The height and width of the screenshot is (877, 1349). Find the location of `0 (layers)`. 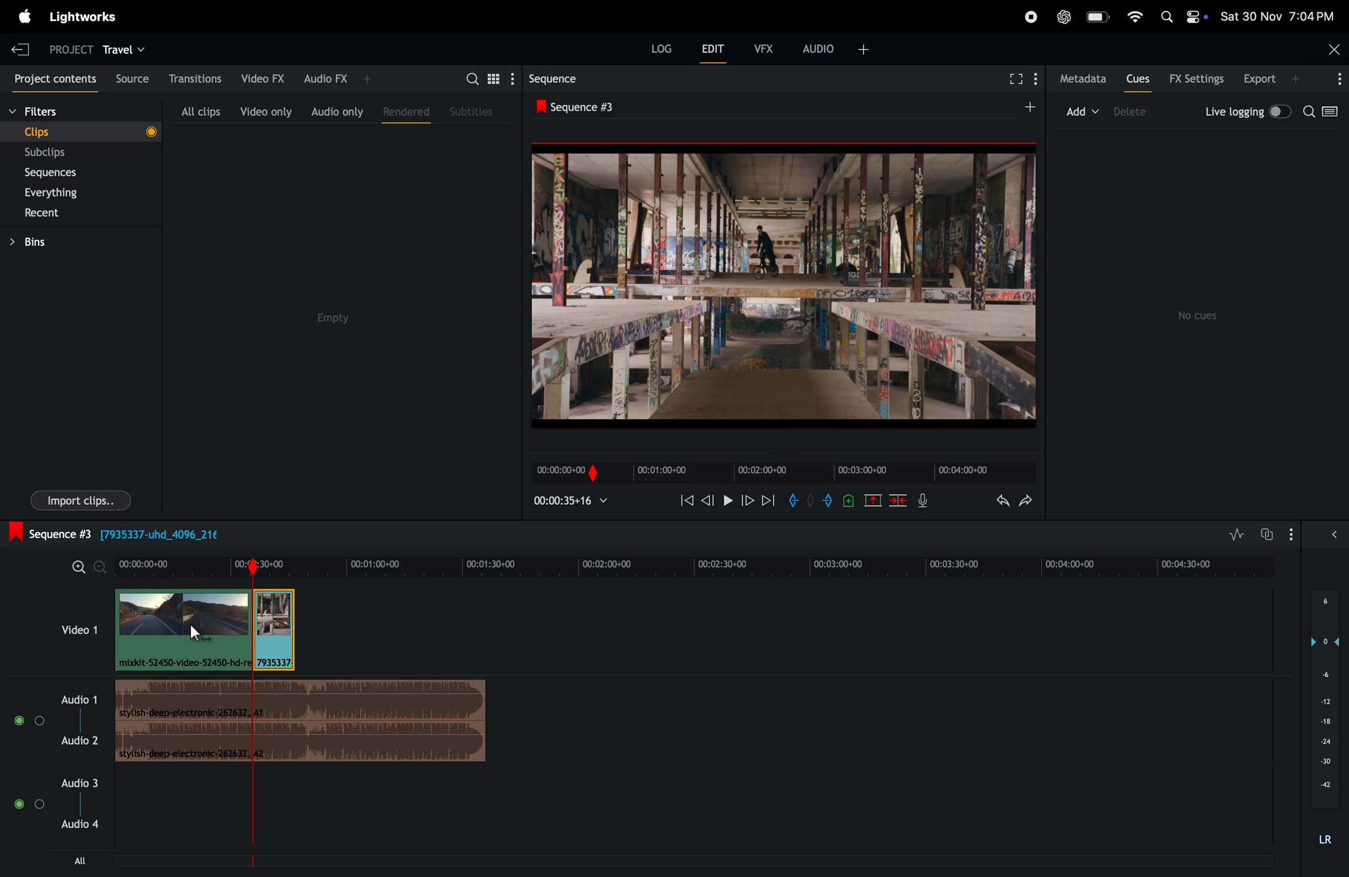

0 (layers) is located at coordinates (1321, 641).